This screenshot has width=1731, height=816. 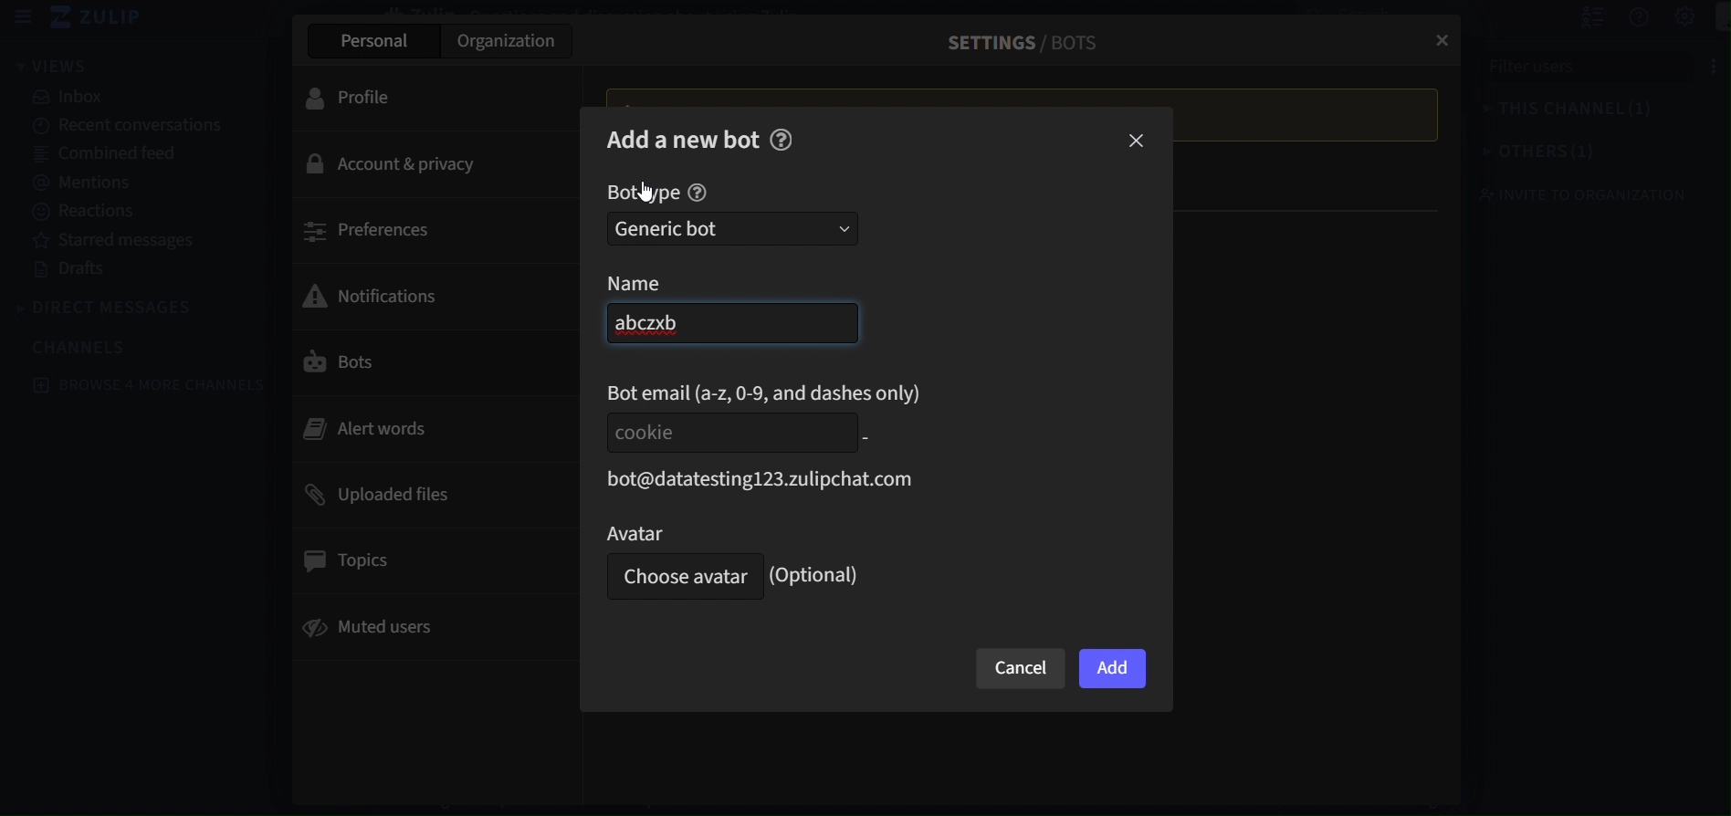 I want to click on get help, so click(x=1619, y=18).